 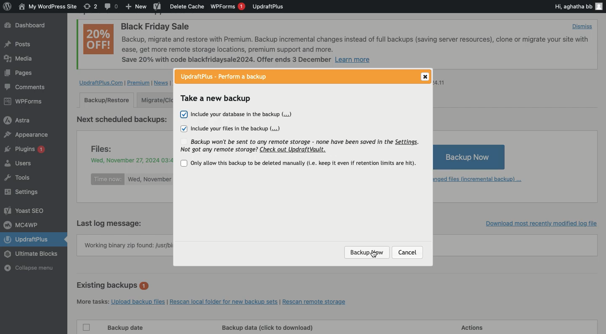 I want to click on Add changed files (incremental backup)..., so click(x=480, y=180).